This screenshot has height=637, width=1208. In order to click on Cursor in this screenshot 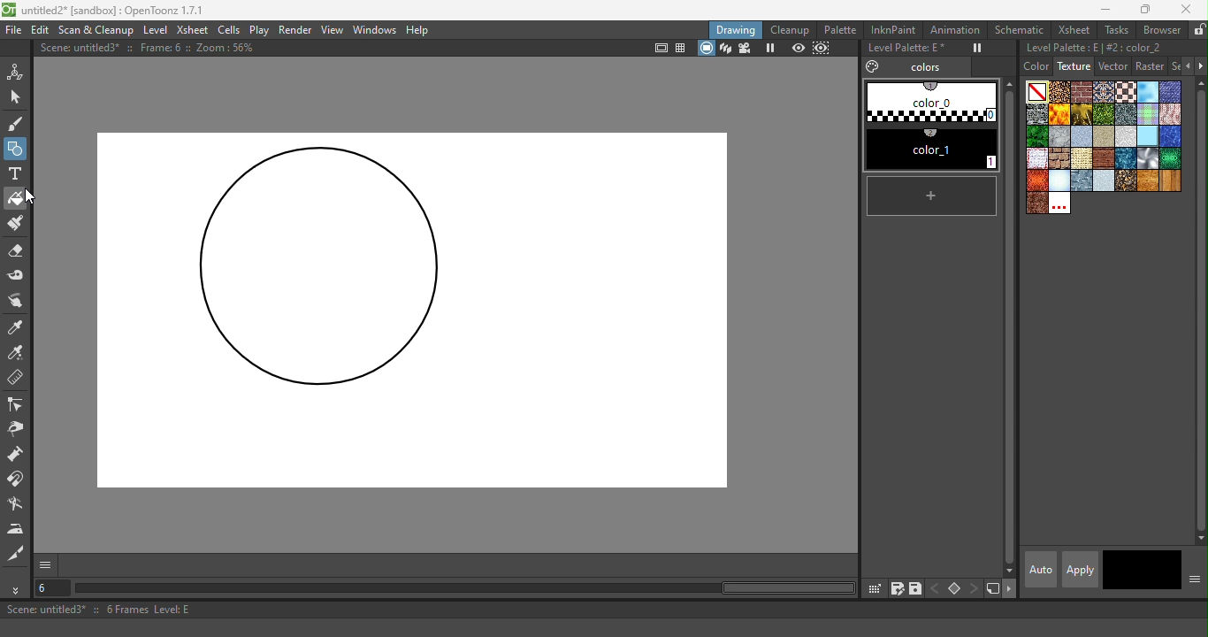, I will do `click(33, 199)`.